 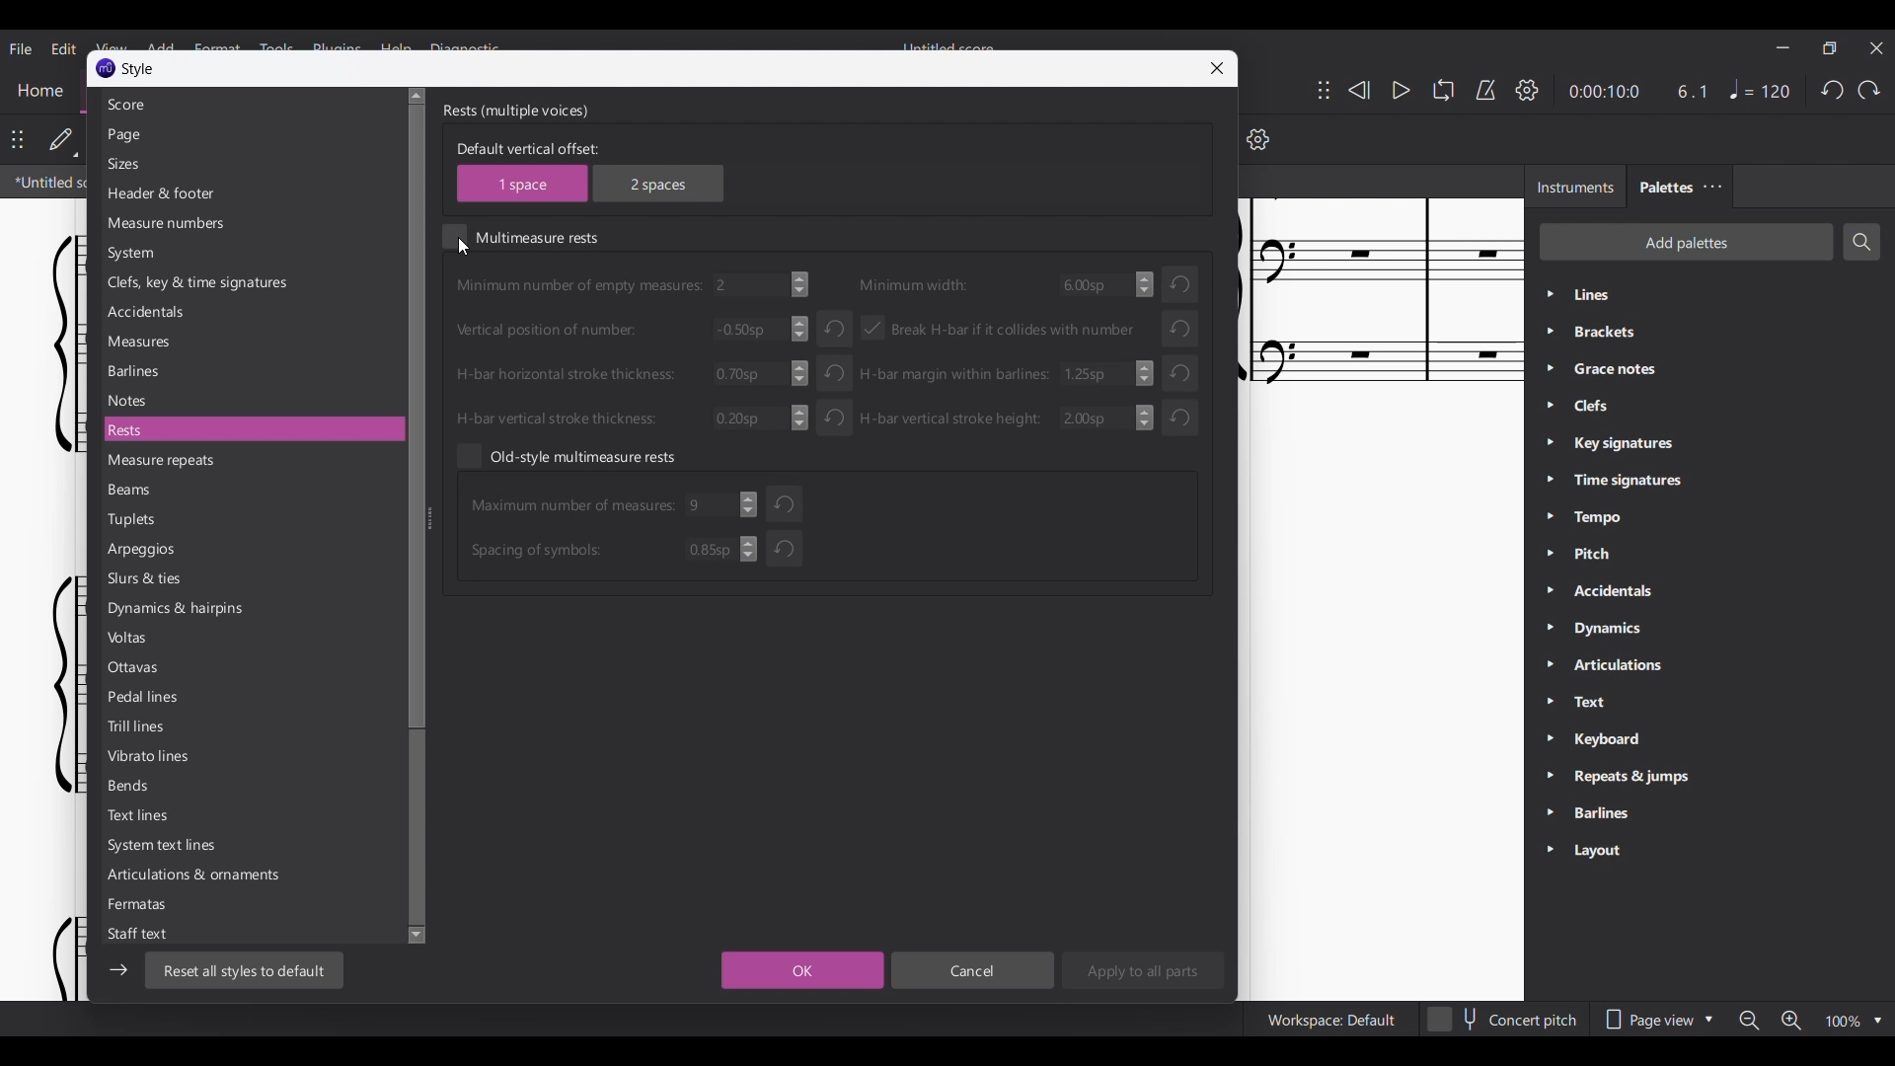 I want to click on Play, so click(x=1401, y=91).